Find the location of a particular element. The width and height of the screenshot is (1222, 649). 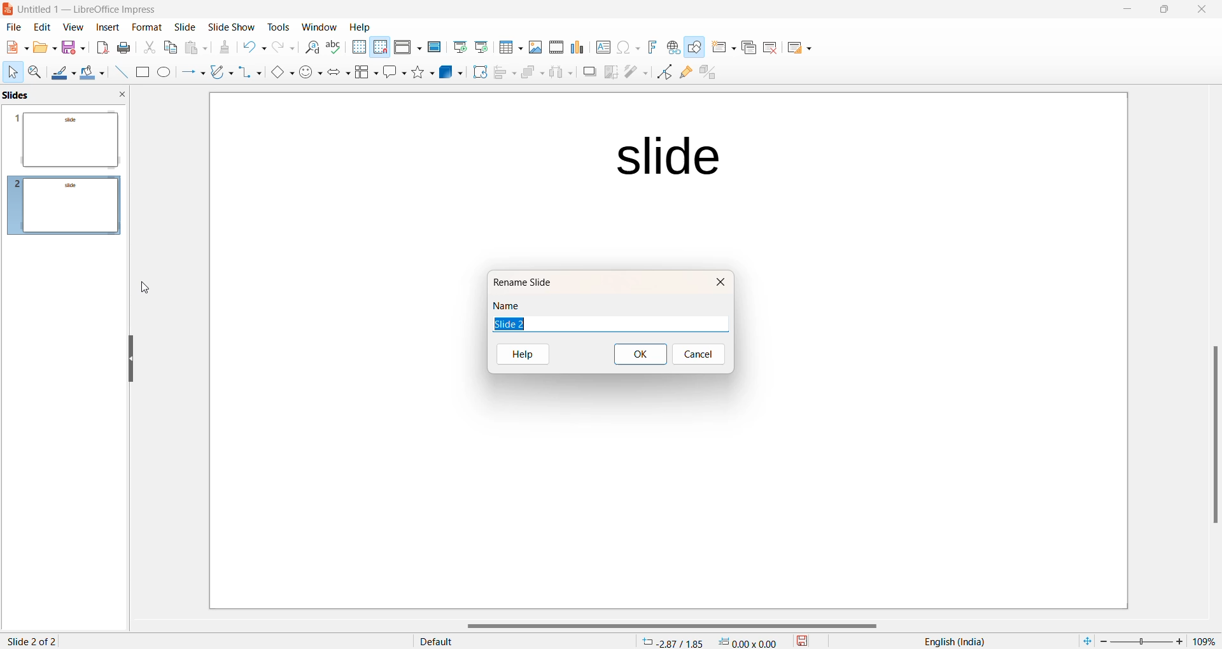

Save option is located at coordinates (73, 48).